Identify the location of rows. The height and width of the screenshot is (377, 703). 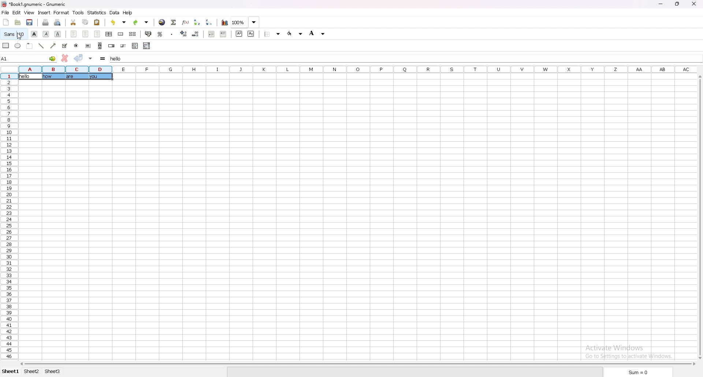
(355, 68).